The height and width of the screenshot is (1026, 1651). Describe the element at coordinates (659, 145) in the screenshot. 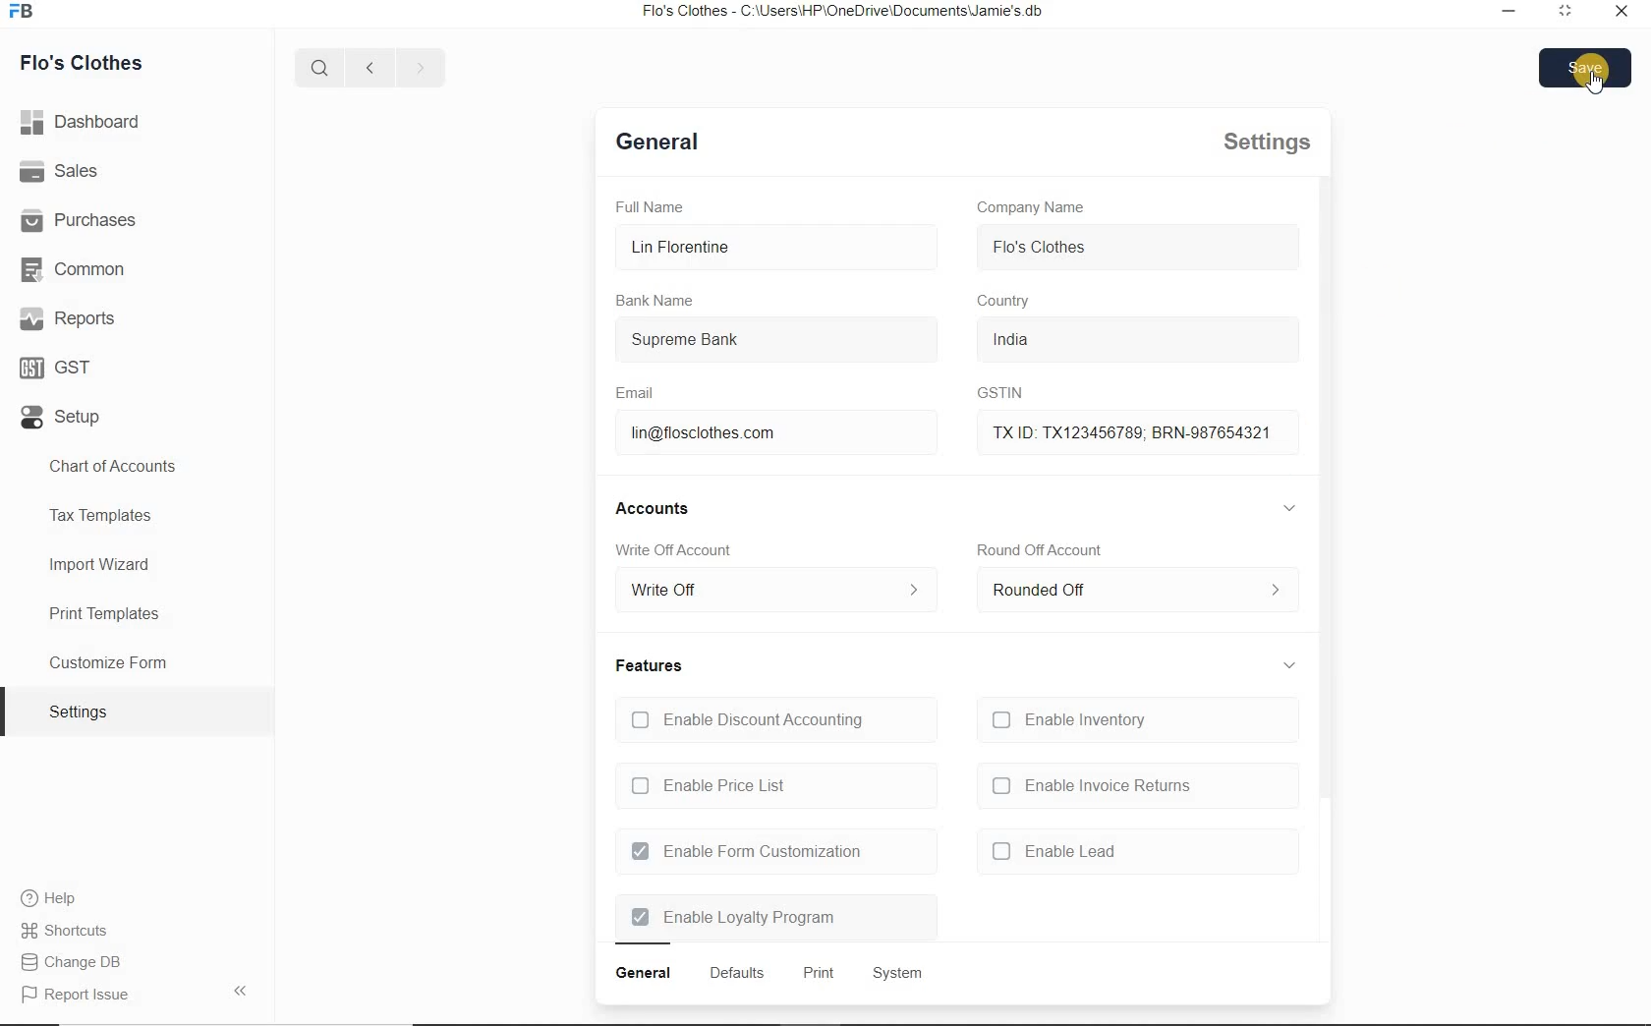

I see `general` at that location.